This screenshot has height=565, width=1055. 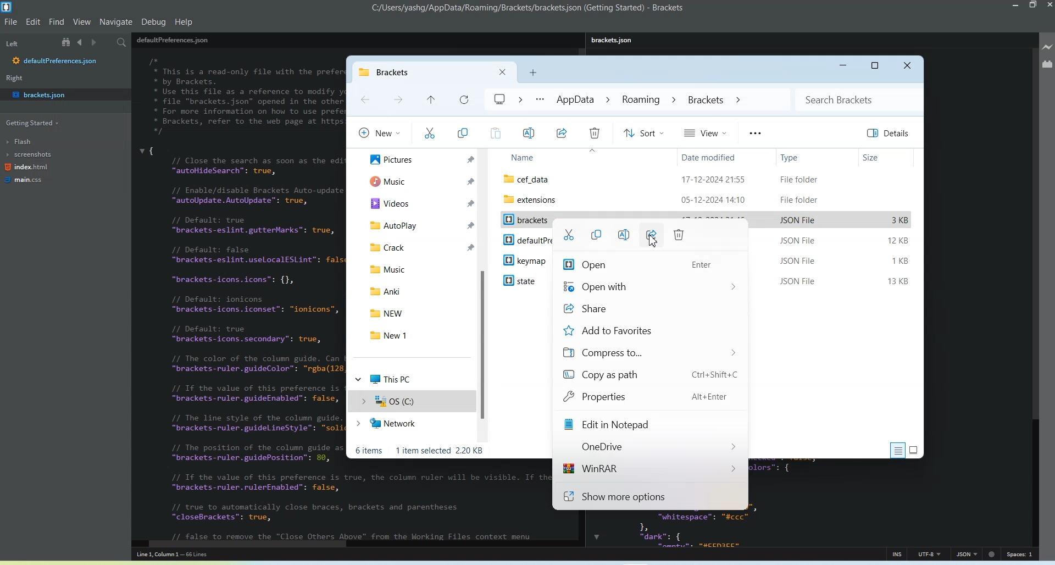 I want to click on Copy, so click(x=595, y=234).